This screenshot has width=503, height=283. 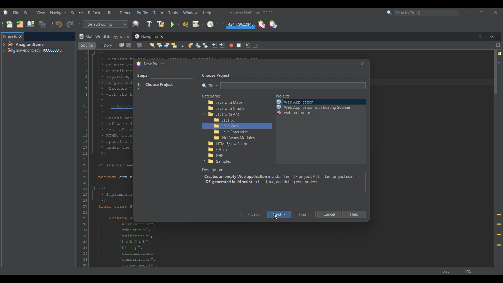 What do you see at coordinates (36, 47) in the screenshot?
I see `Project options` at bounding box center [36, 47].